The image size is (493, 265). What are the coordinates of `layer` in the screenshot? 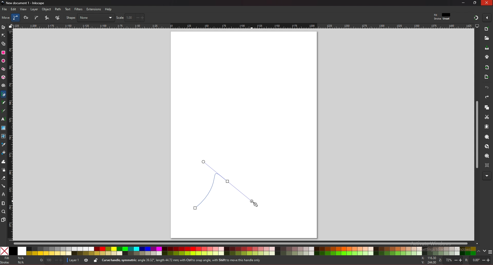 It's located at (73, 260).